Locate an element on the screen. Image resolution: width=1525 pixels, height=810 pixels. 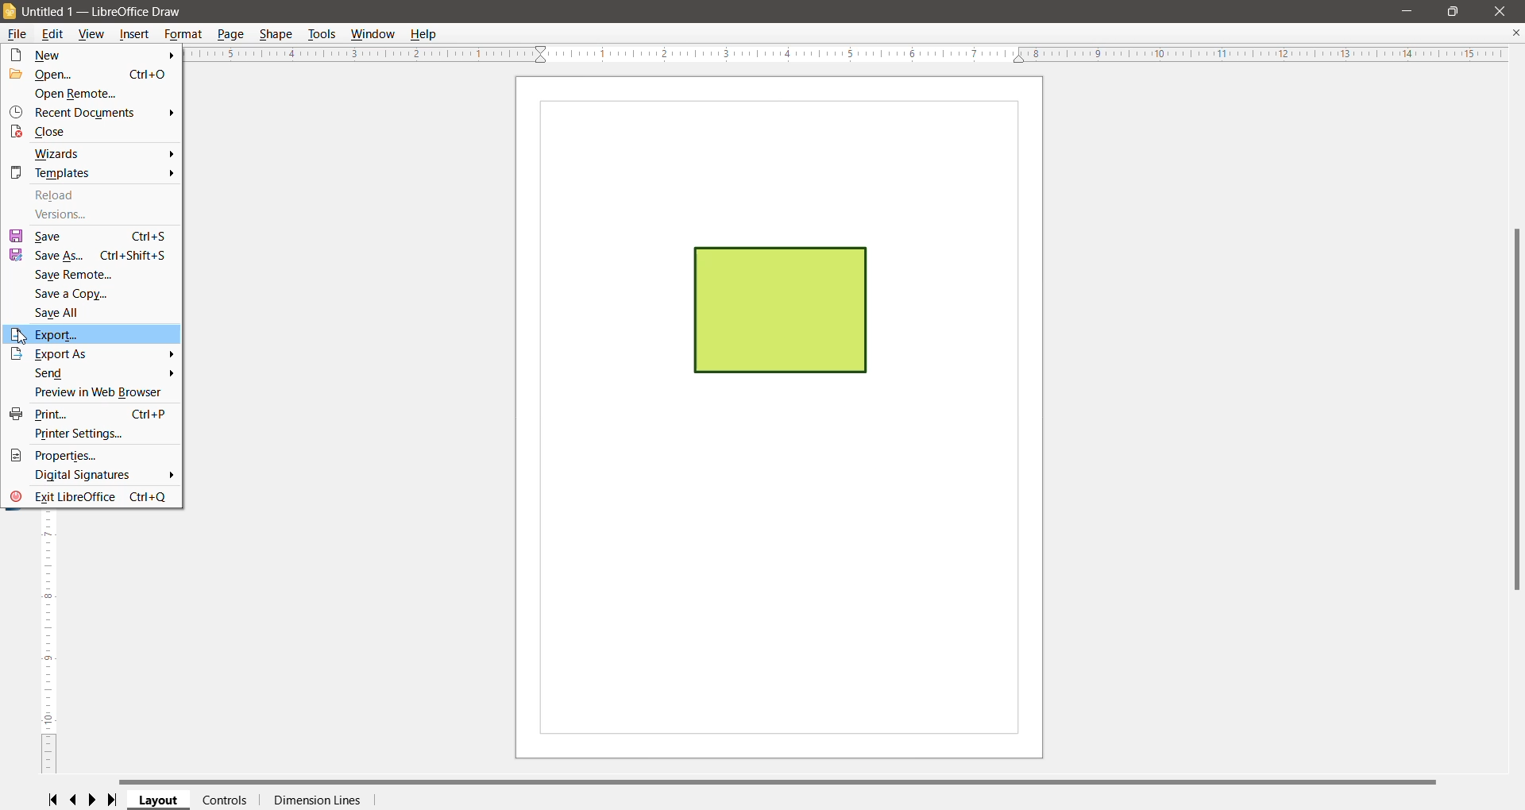
Digital Signatures is located at coordinates (83, 476).